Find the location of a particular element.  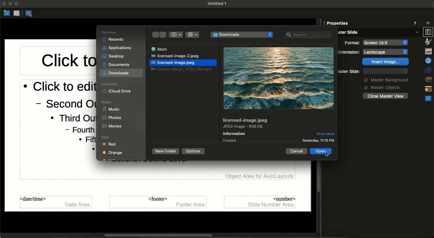

Orange is located at coordinates (112, 153).